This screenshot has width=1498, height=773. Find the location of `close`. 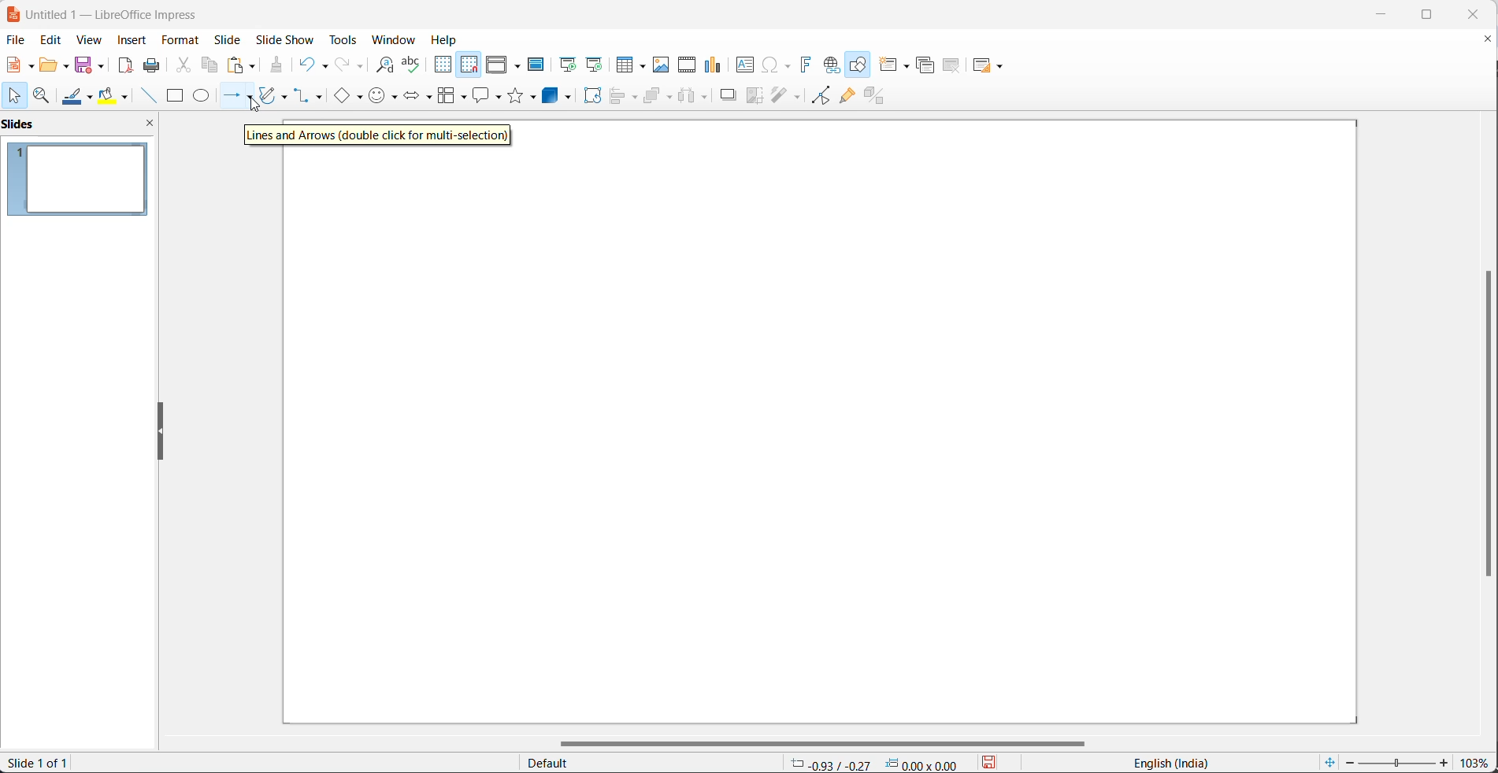

close is located at coordinates (1478, 14).